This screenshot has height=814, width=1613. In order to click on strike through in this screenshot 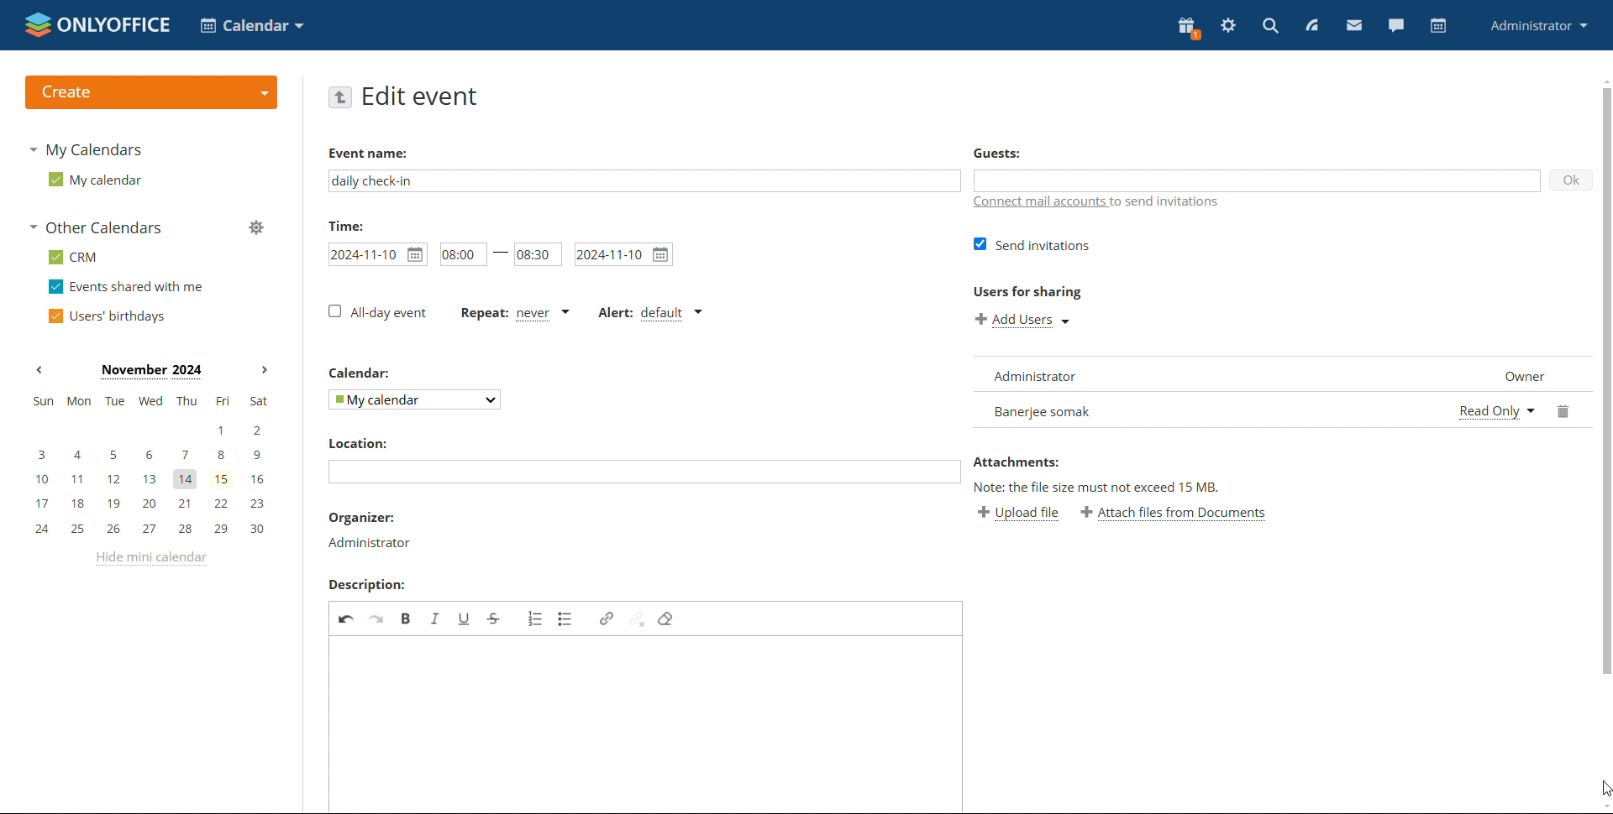, I will do `click(495, 618)`.